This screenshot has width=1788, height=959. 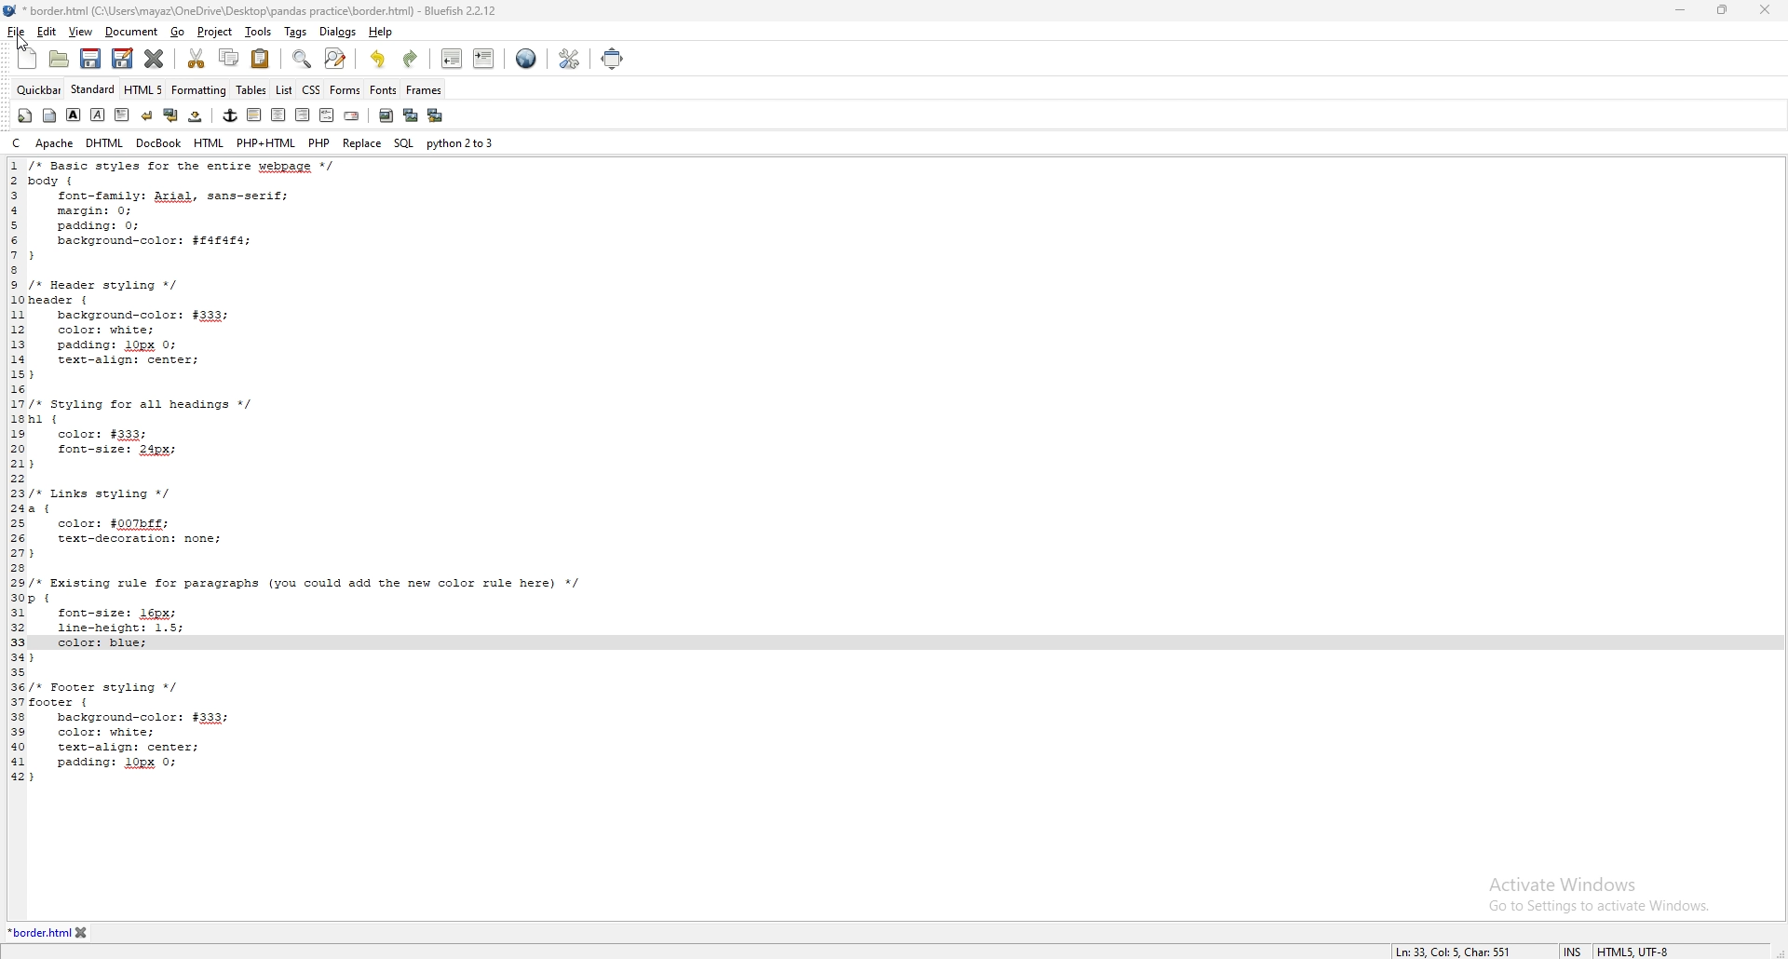 I want to click on full screen, so click(x=610, y=59).